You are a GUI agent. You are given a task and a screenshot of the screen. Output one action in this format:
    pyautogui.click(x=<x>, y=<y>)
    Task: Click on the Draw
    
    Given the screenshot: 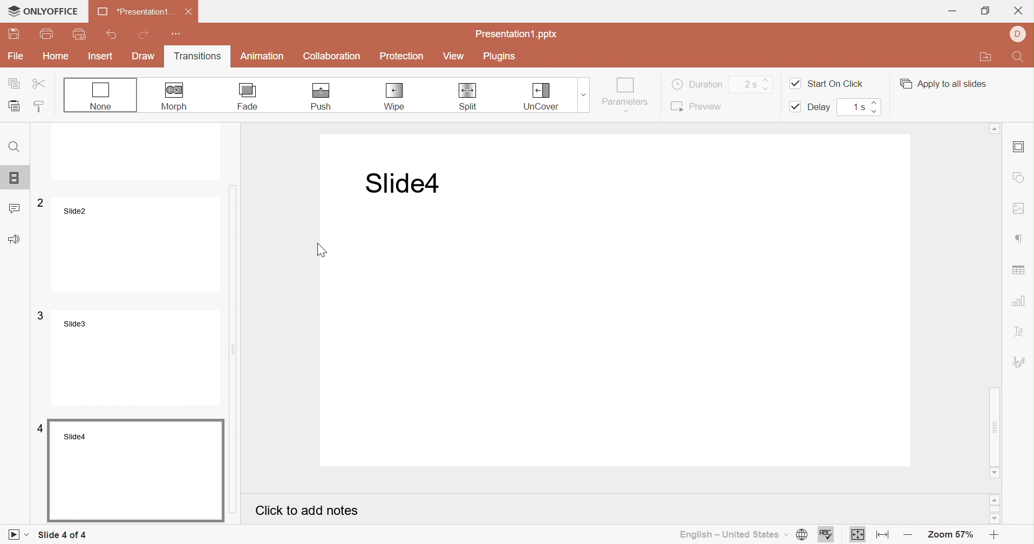 What is the action you would take?
    pyautogui.click(x=145, y=57)
    